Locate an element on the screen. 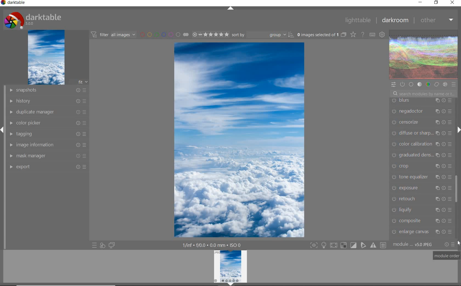 The width and height of the screenshot is (461, 286). COLOR is located at coordinates (428, 85).